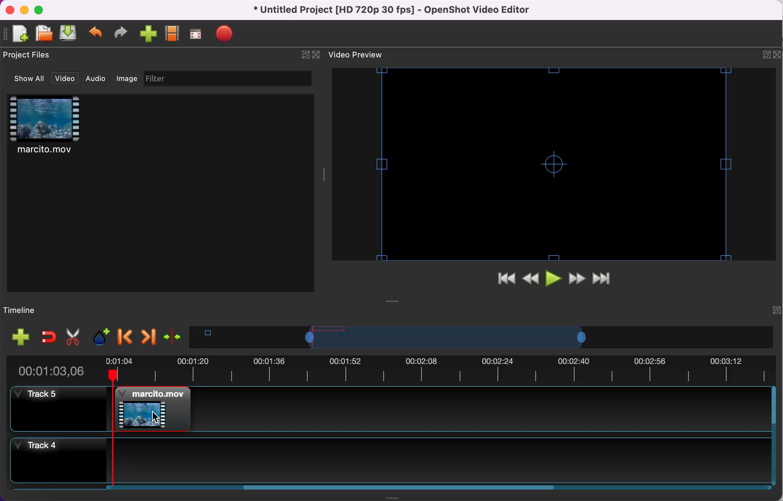 The image size is (783, 501). What do you see at coordinates (601, 279) in the screenshot?
I see `jump to end` at bounding box center [601, 279].